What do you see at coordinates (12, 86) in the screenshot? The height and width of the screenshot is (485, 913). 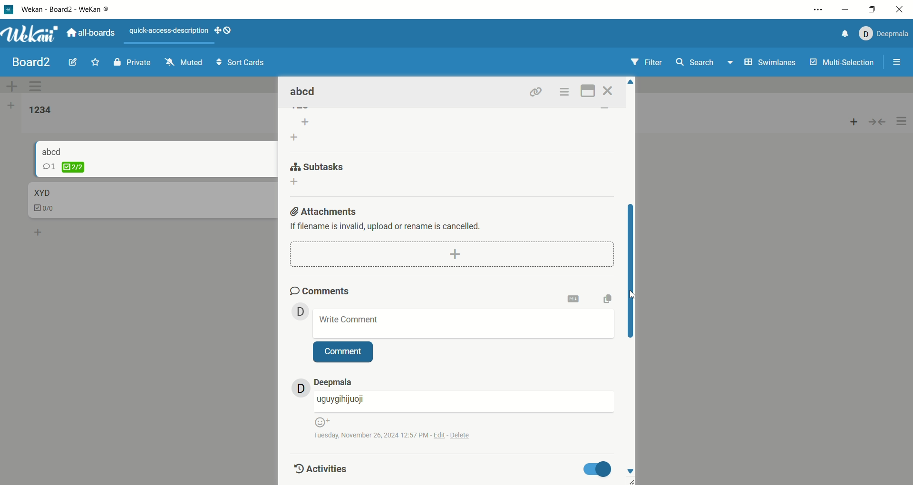 I see `add swimlane` at bounding box center [12, 86].